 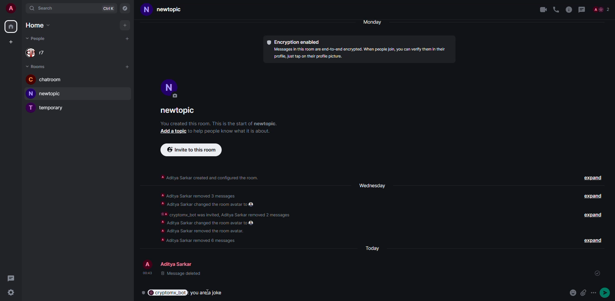 I want to click on search, so click(x=43, y=9).